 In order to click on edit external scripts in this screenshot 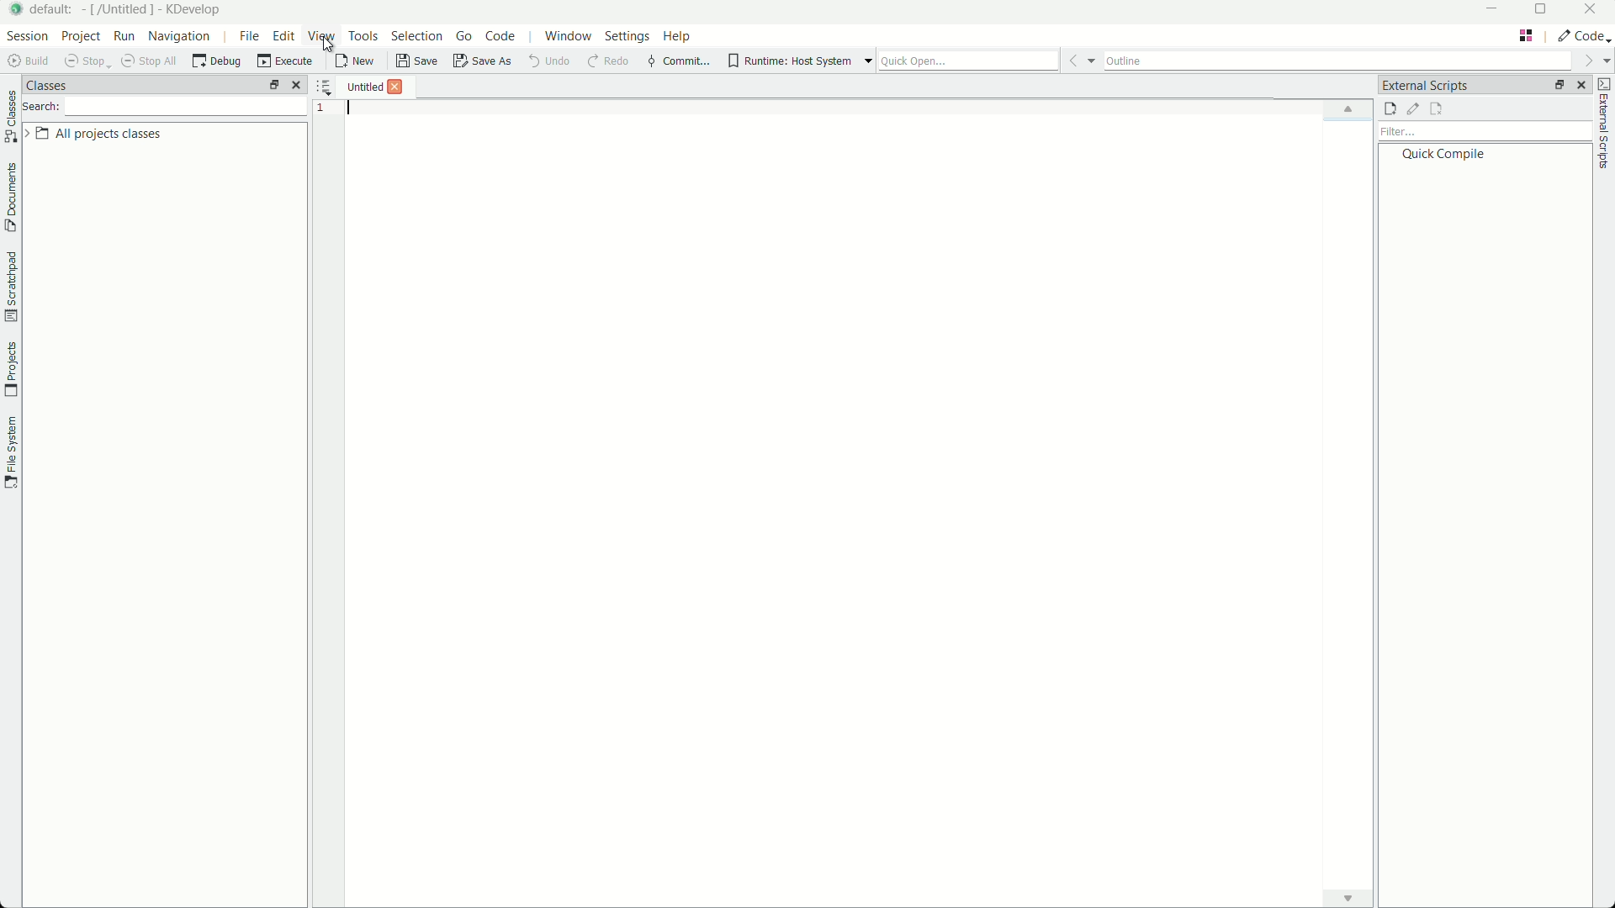, I will do `click(1414, 110)`.